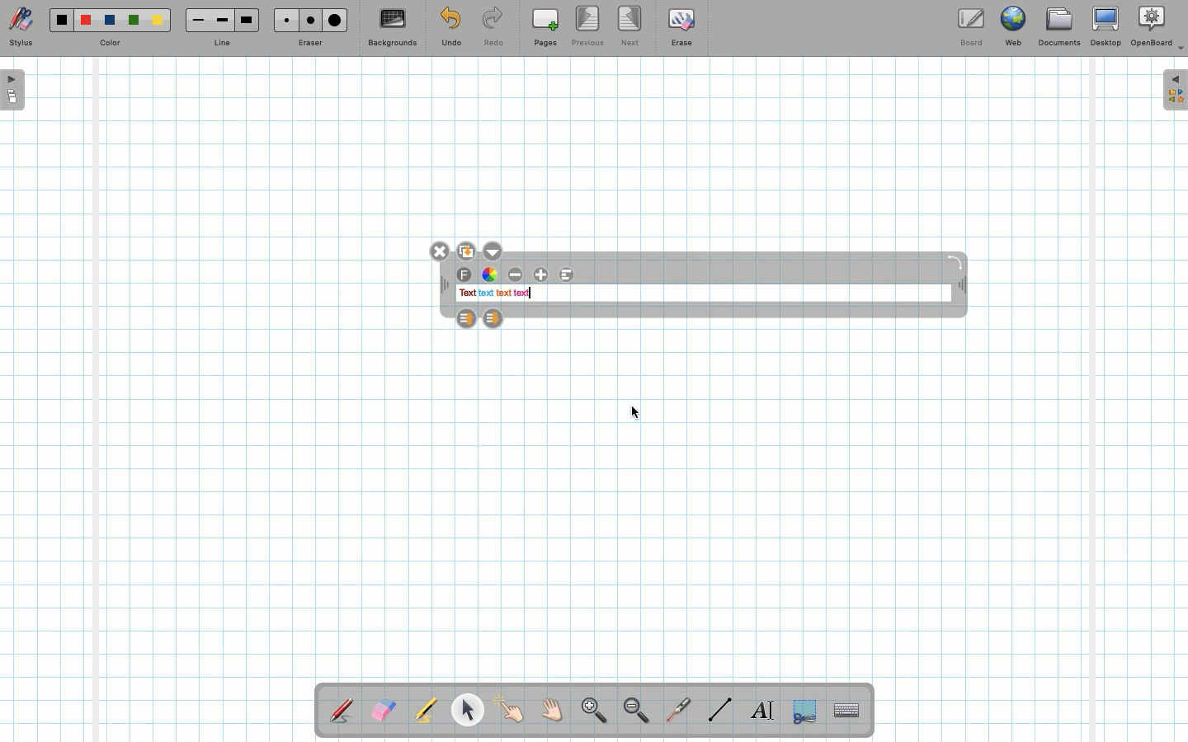 Image resolution: width=1188 pixels, height=742 pixels. I want to click on Decrease font size, so click(516, 275).